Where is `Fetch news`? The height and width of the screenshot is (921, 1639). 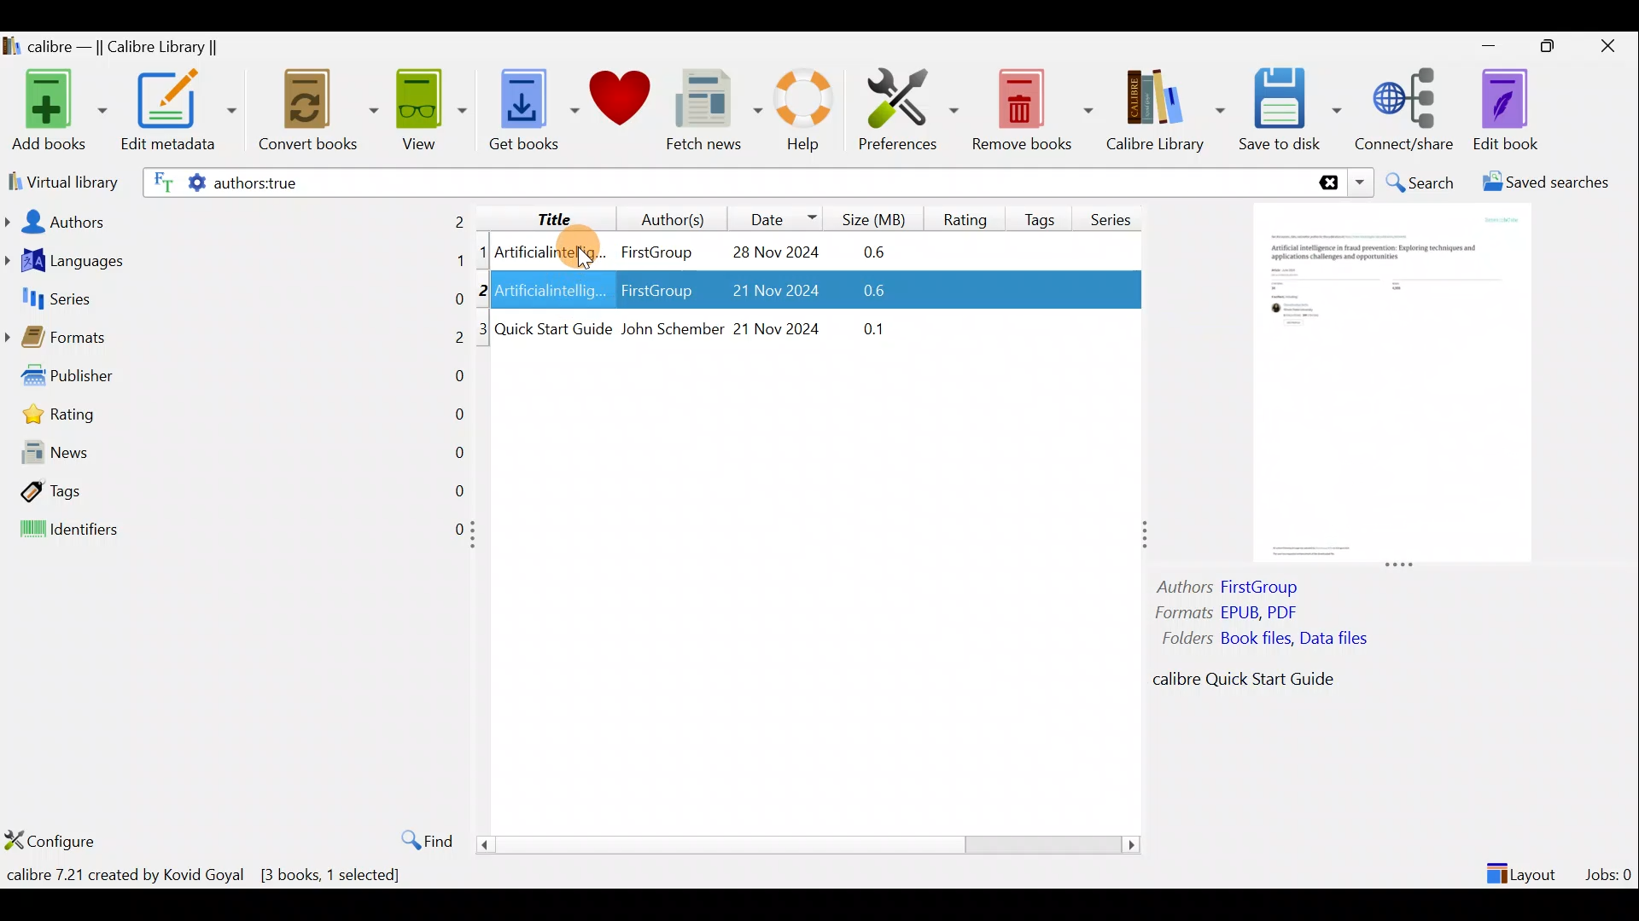 Fetch news is located at coordinates (710, 114).